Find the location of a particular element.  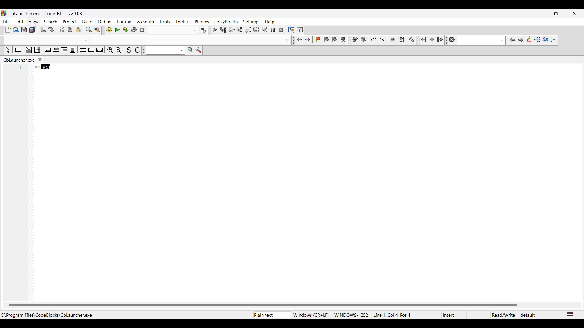

Tools+ menu is located at coordinates (182, 22).